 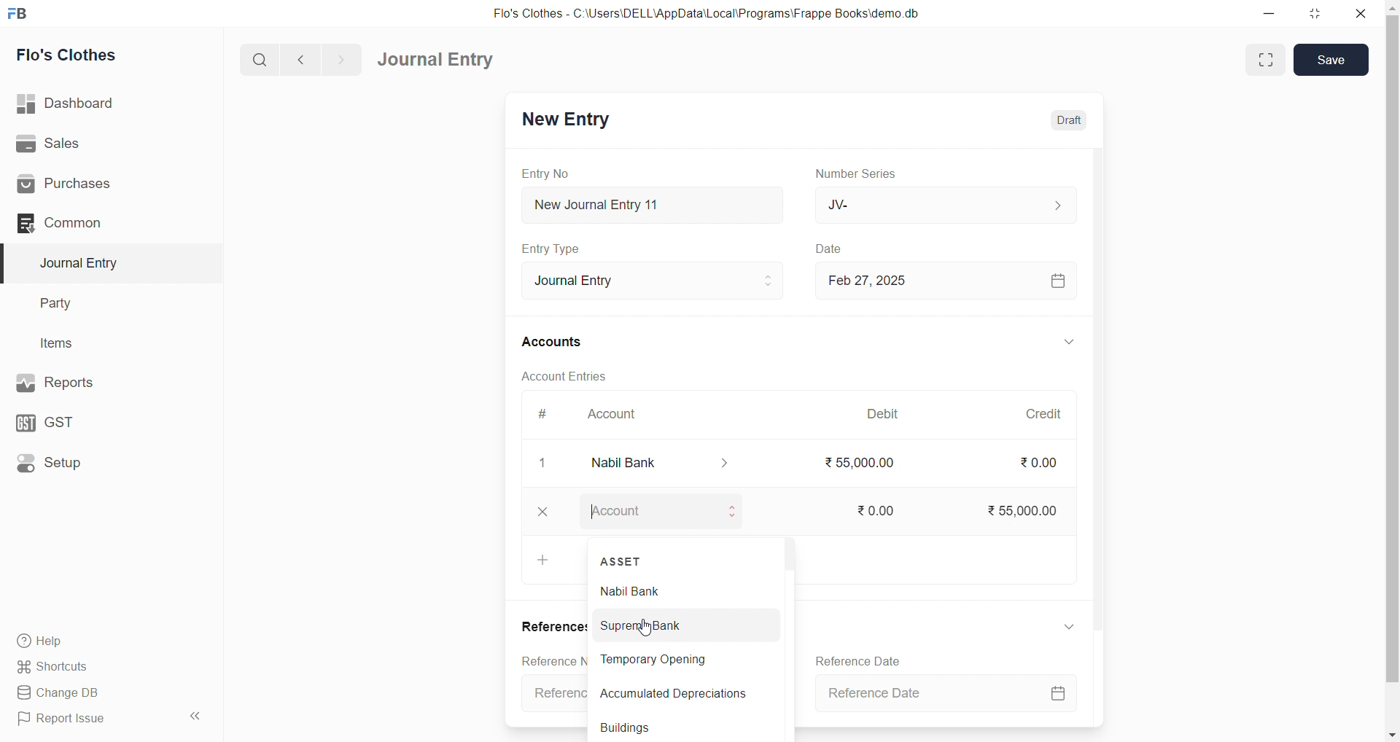 I want to click on Reference Date, so click(x=862, y=660).